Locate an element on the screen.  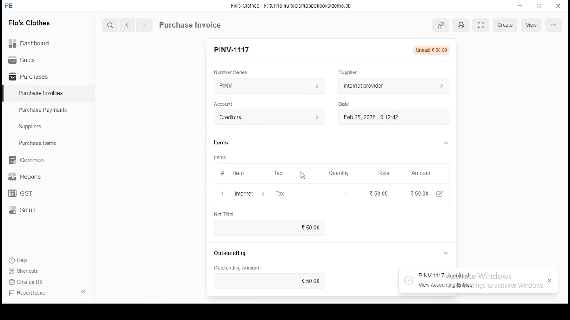
Date is located at coordinates (343, 104).